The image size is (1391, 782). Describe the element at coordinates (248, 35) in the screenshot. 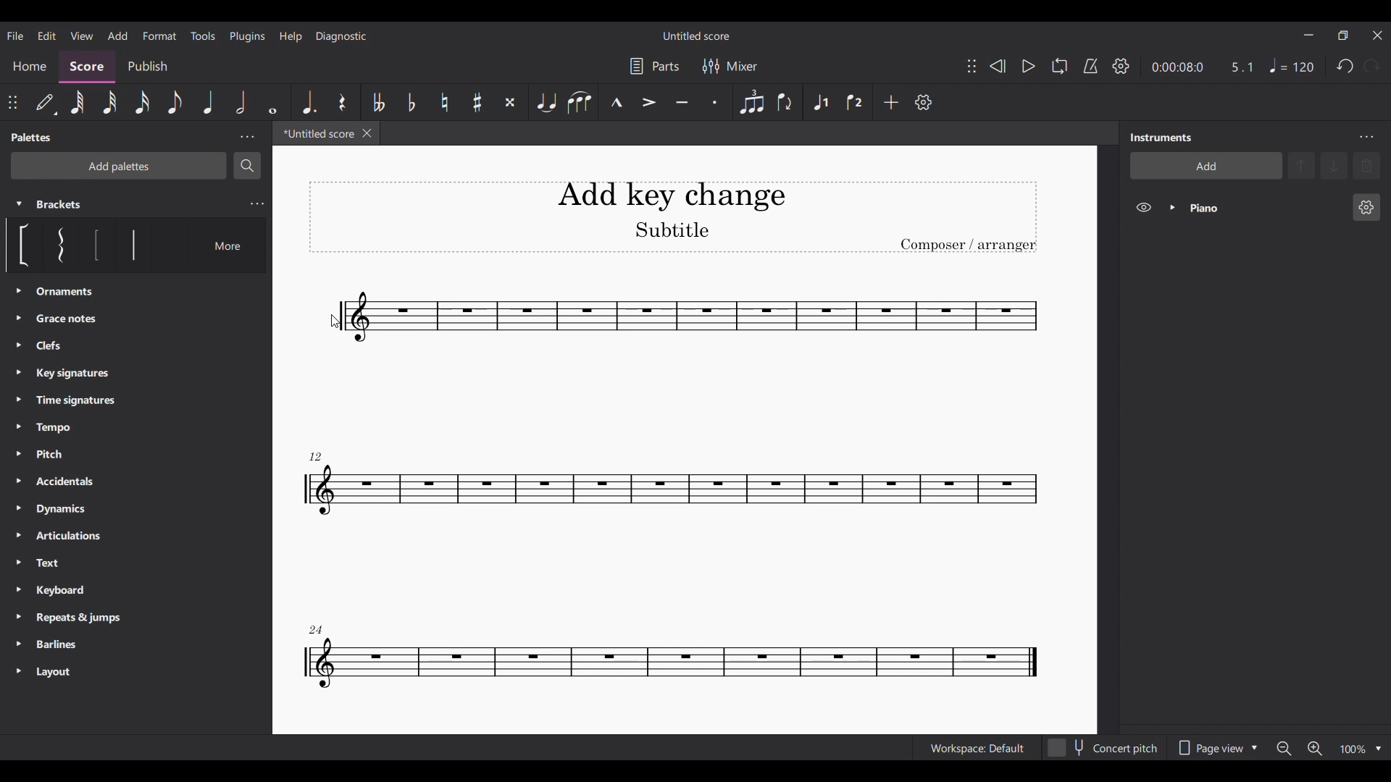

I see `Plugins menu` at that location.